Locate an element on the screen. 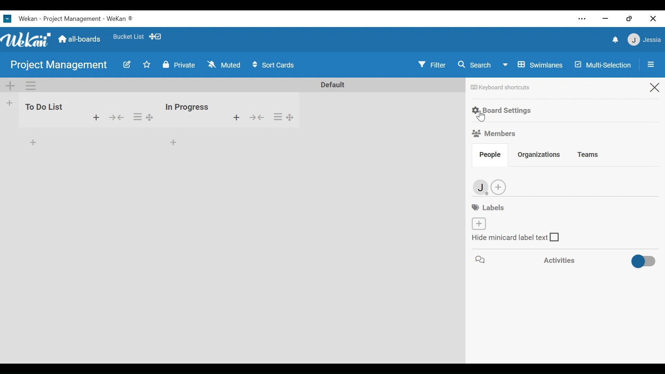  Wekan Icon is located at coordinates (28, 39).